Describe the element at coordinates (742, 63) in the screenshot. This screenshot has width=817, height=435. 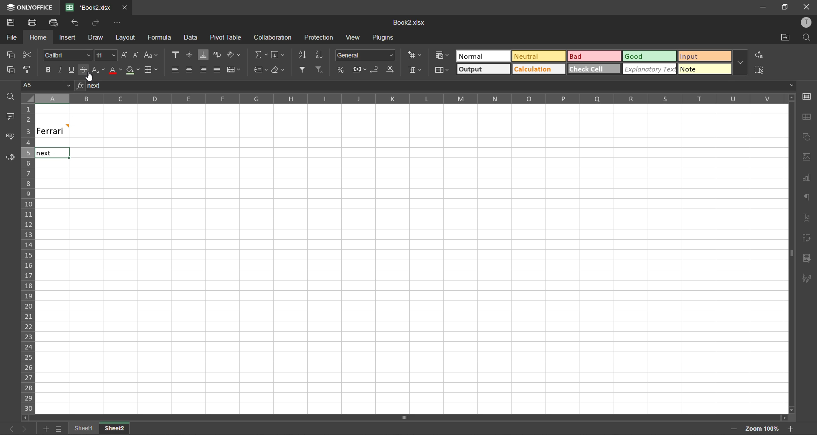
I see `more options` at that location.